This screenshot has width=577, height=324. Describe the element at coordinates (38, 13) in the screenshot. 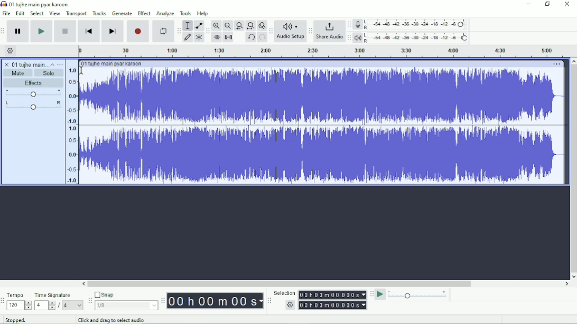

I see `Select` at that location.